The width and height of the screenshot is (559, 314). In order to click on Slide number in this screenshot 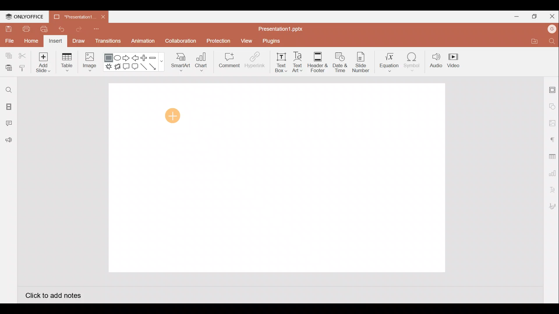, I will do `click(360, 62)`.